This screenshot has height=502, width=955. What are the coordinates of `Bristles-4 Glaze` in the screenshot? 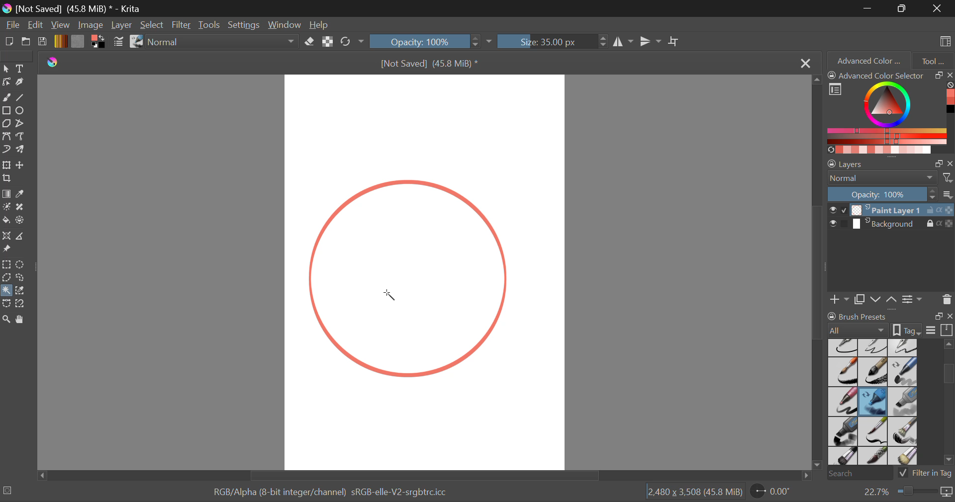 It's located at (874, 457).